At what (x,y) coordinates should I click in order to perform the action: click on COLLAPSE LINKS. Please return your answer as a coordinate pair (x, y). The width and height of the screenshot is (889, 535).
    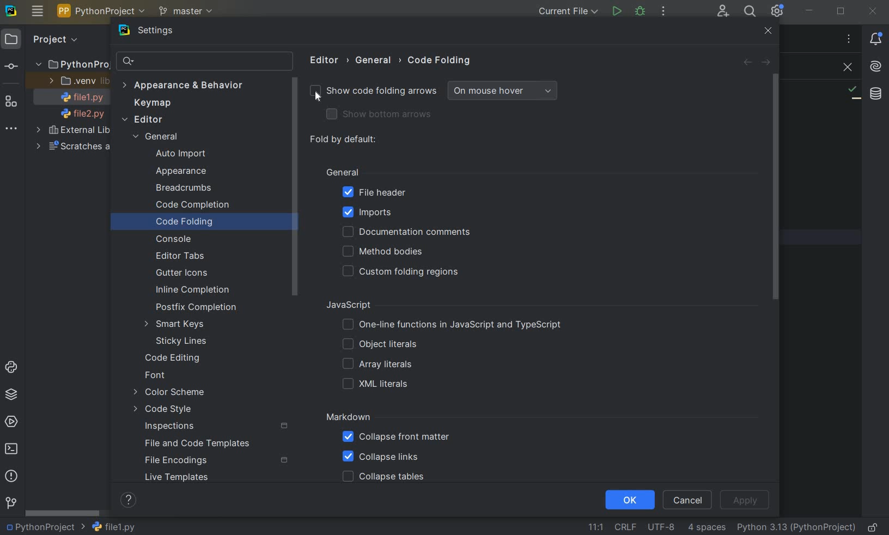
    Looking at the image, I should click on (381, 457).